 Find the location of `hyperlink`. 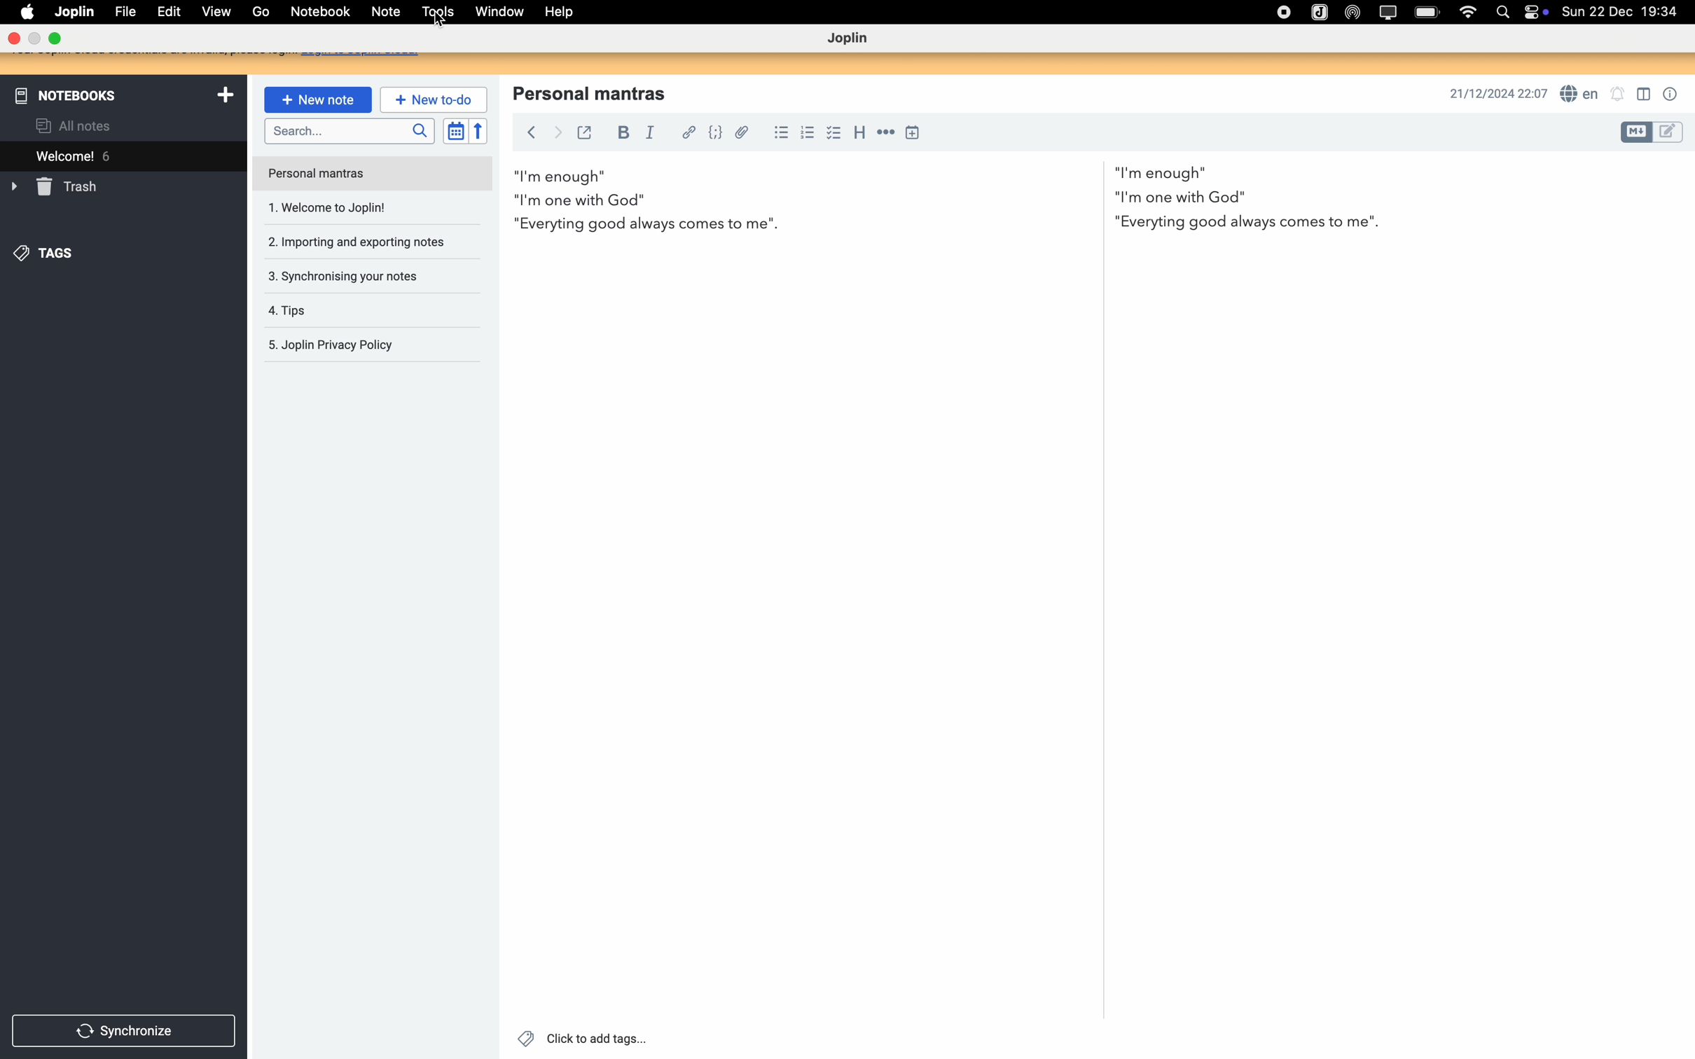

hyperlink is located at coordinates (691, 134).